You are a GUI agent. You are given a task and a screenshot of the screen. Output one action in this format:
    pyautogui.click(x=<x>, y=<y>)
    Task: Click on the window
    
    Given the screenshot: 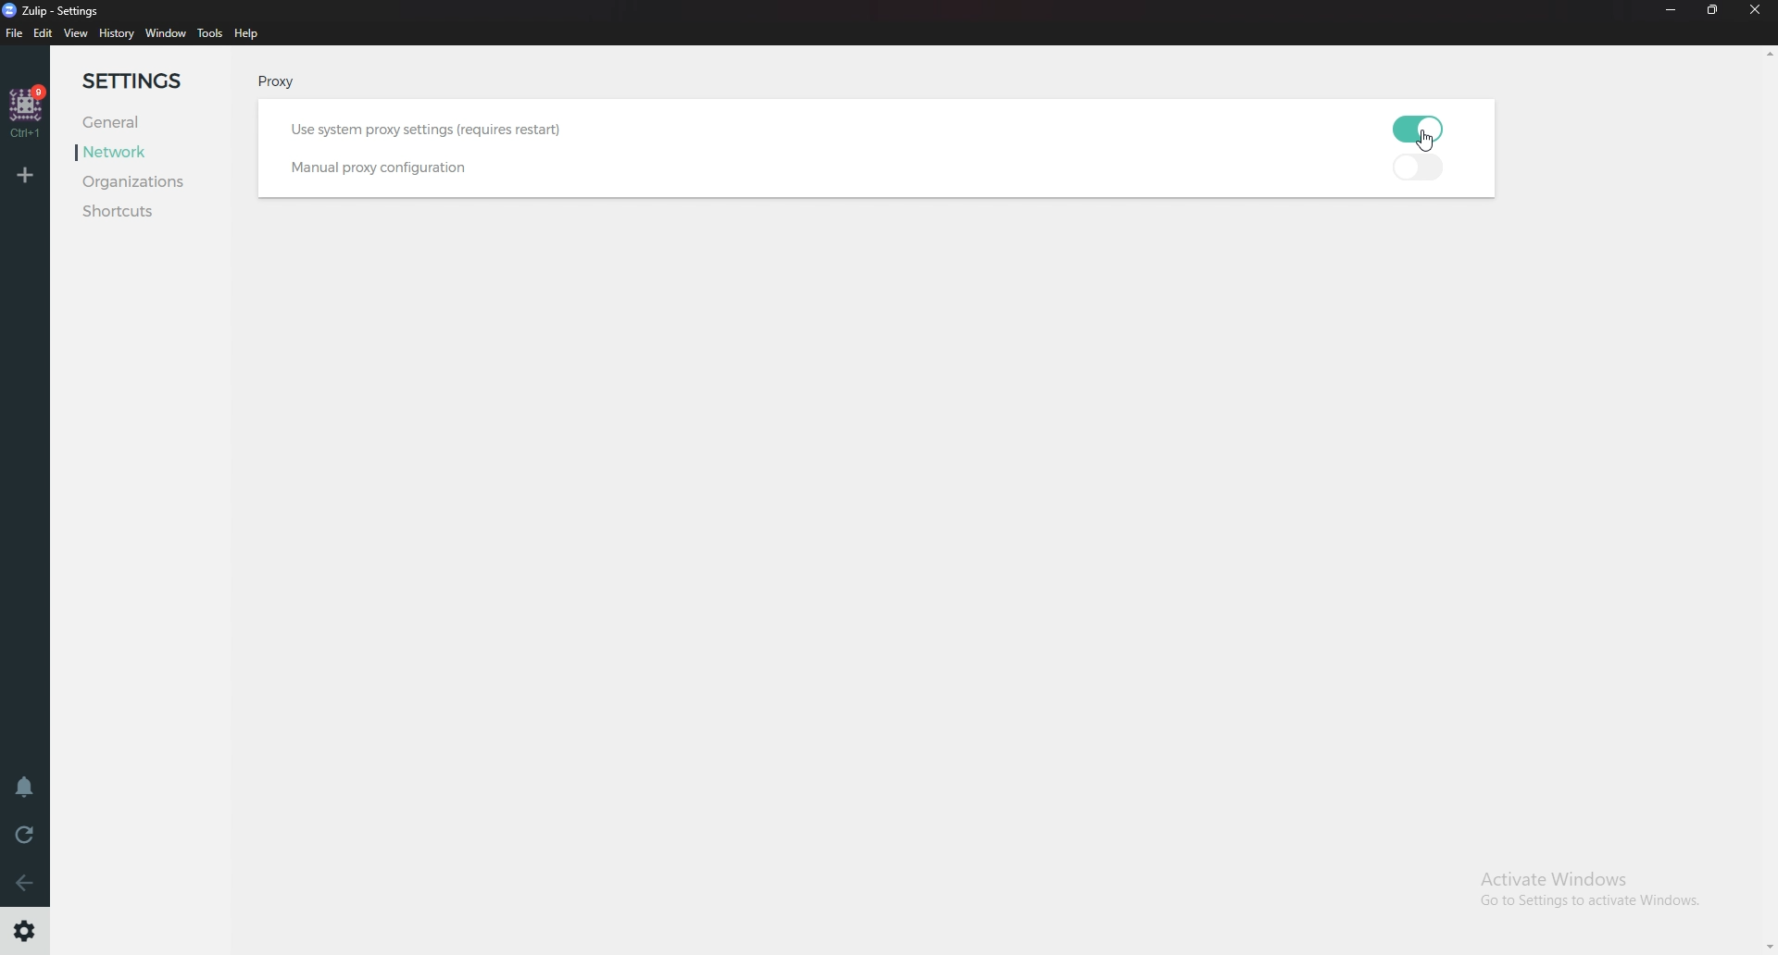 What is the action you would take?
    pyautogui.click(x=165, y=33)
    